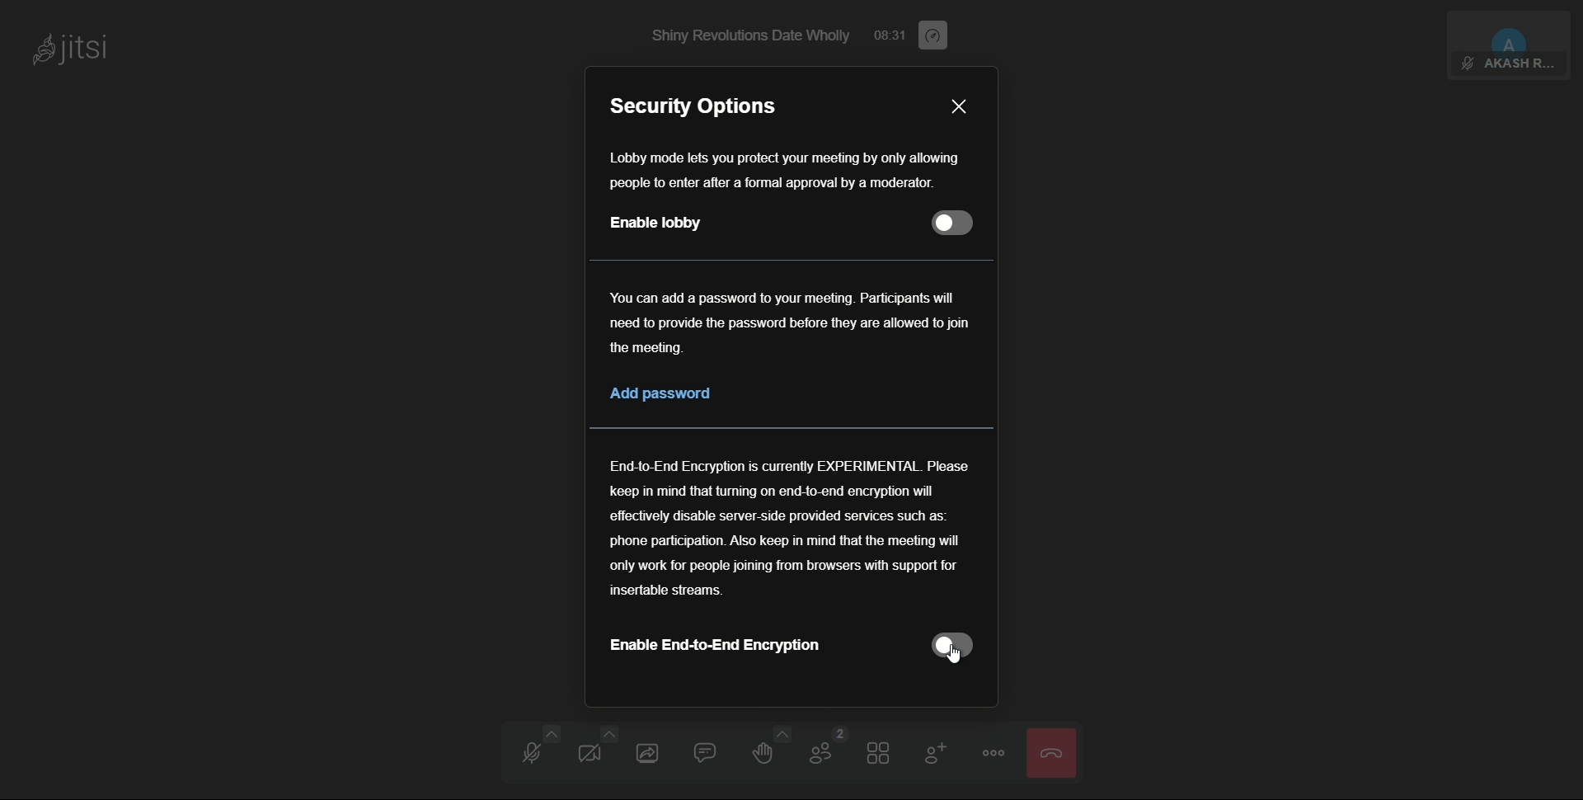 This screenshot has width=1583, height=800. What do you see at coordinates (1050, 752) in the screenshot?
I see `end call` at bounding box center [1050, 752].